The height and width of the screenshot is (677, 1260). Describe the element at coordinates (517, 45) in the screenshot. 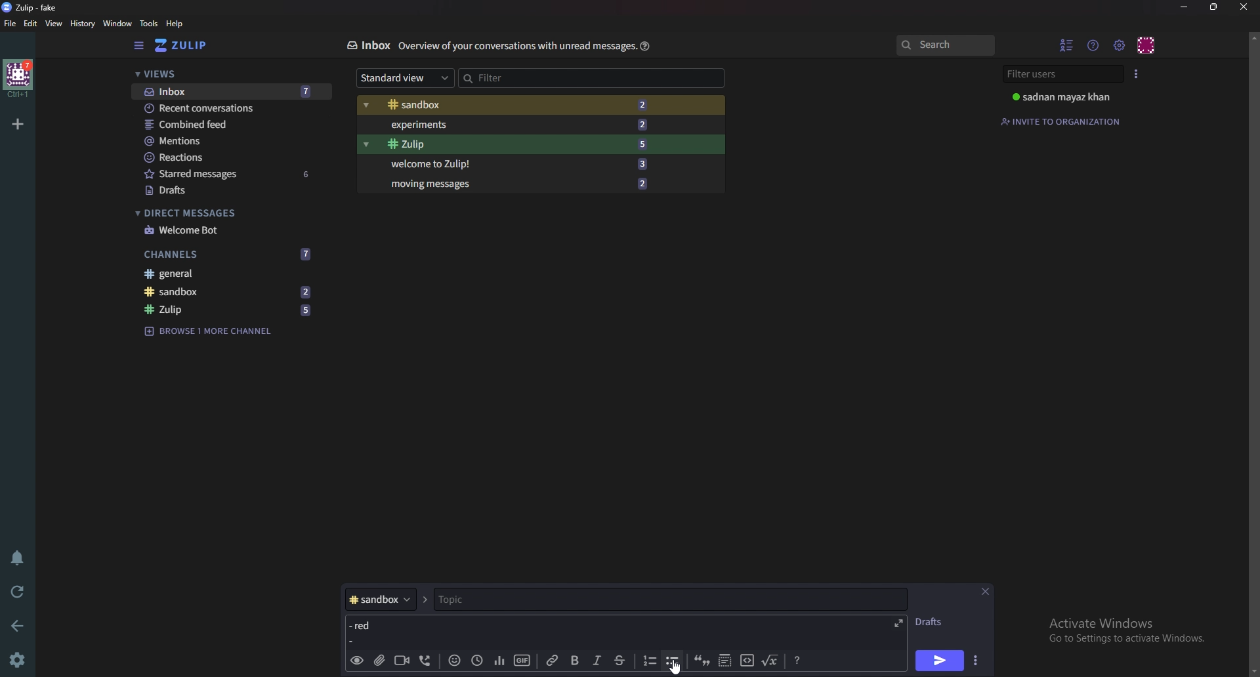

I see `Info` at that location.